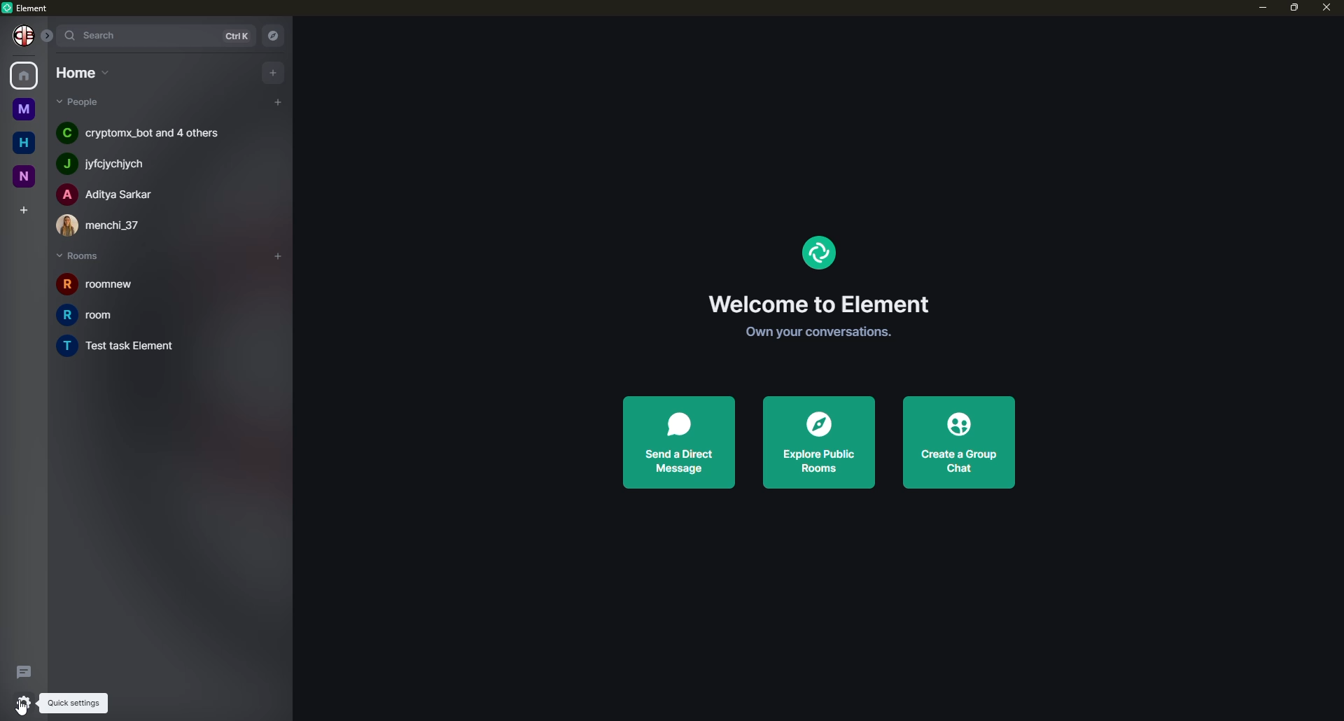 This screenshot has height=721, width=1344. Describe the element at coordinates (111, 224) in the screenshot. I see `people` at that location.